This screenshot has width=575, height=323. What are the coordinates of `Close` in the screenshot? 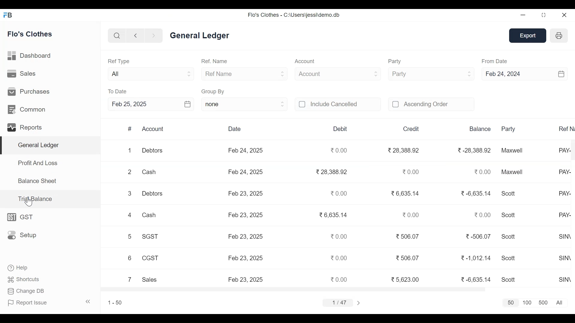 It's located at (564, 15).